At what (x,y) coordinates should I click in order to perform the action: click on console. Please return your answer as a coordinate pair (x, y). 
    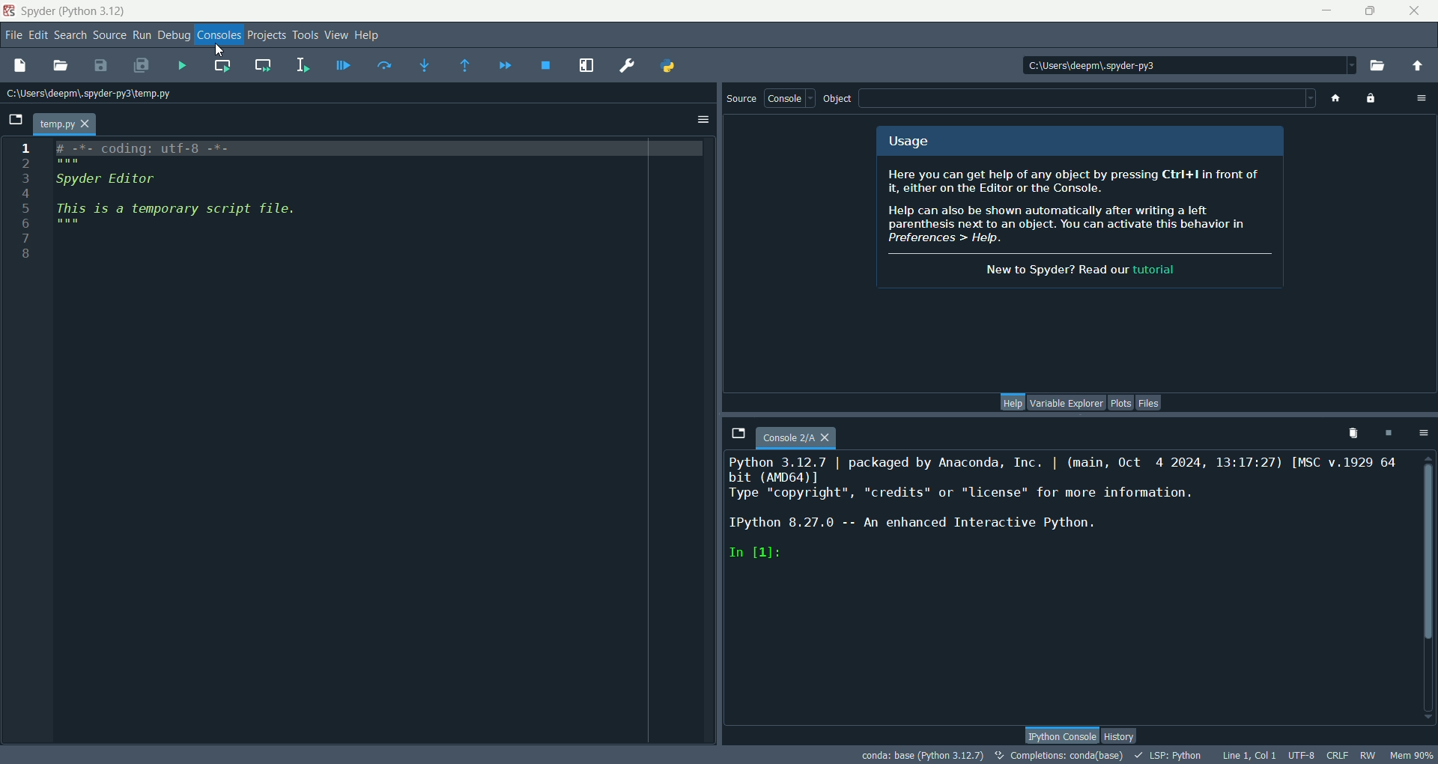
    Looking at the image, I should click on (789, 98).